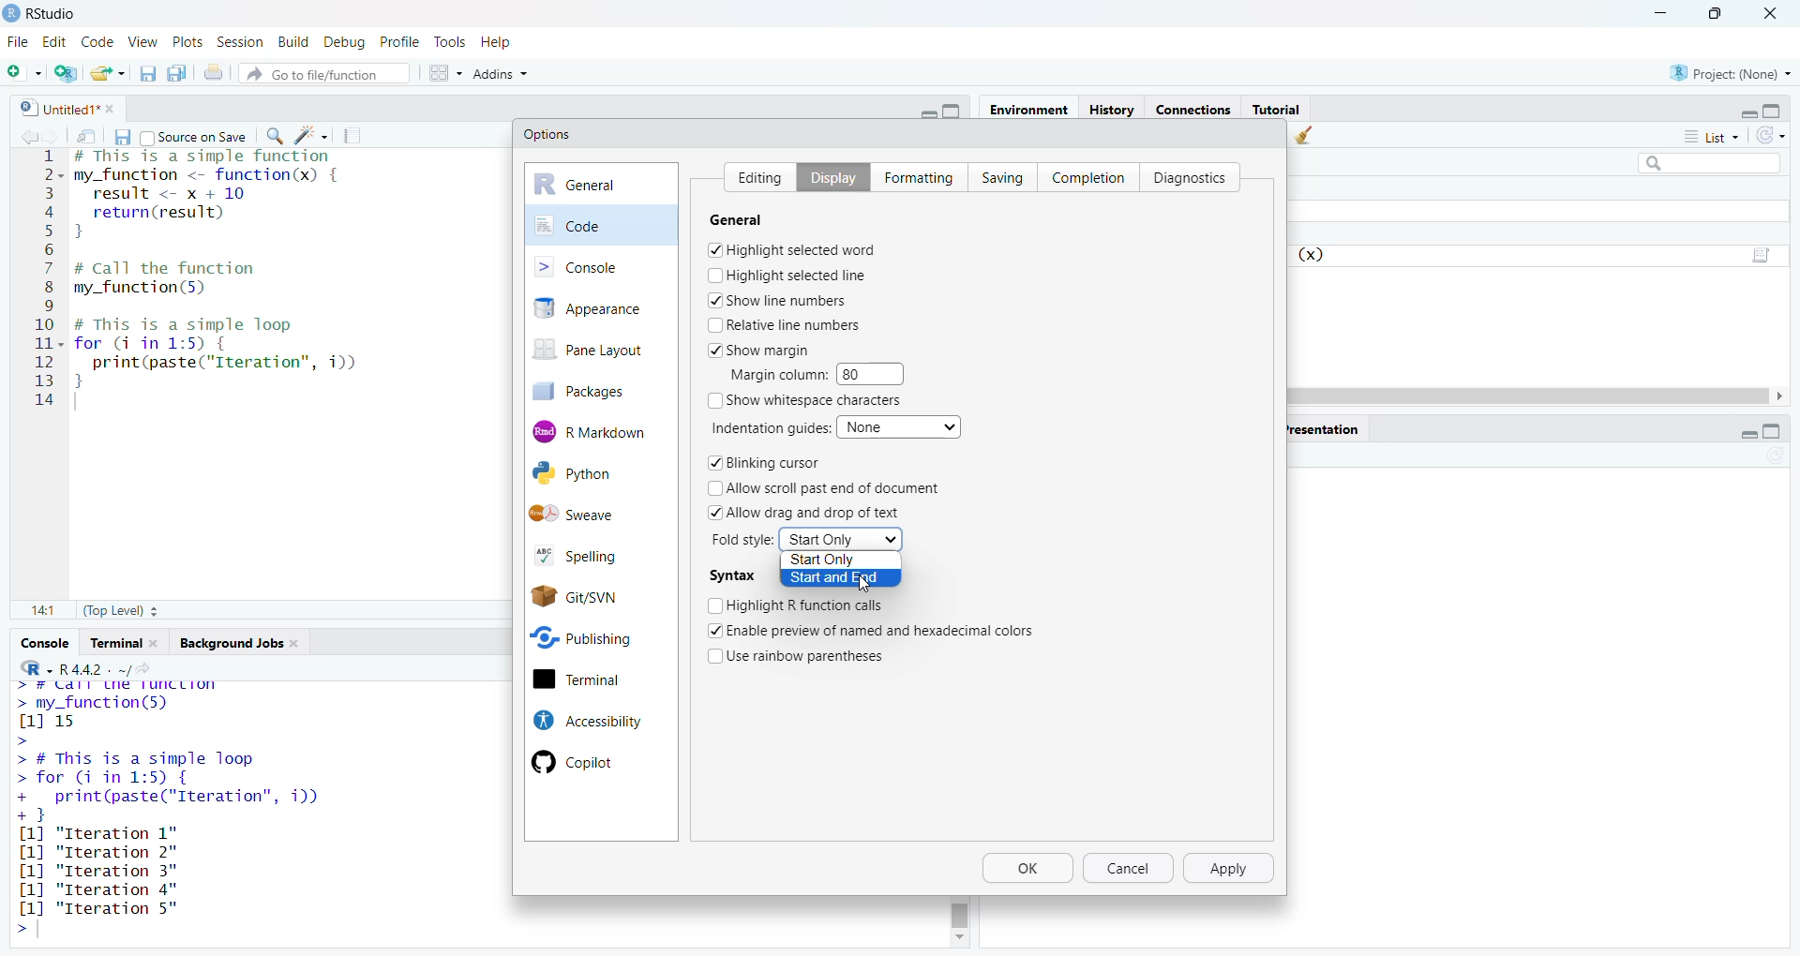  I want to click on workspace panes, so click(443, 71).